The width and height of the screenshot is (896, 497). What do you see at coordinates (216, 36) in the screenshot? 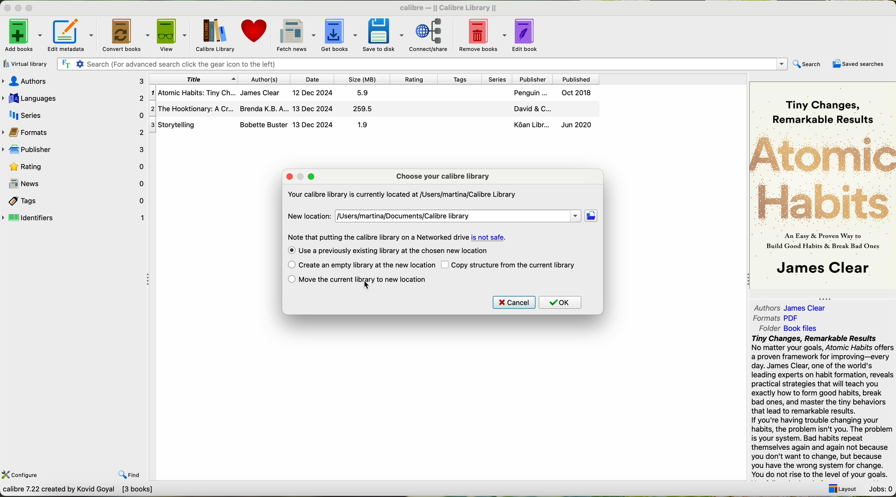
I see `Caliber Library` at bounding box center [216, 36].